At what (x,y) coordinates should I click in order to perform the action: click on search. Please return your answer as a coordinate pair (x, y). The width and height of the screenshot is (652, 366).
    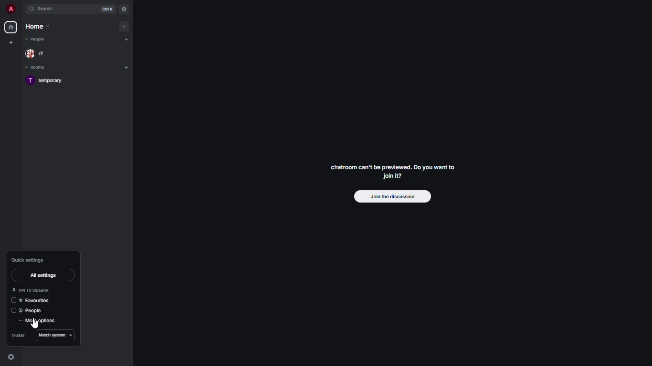
    Looking at the image, I should click on (47, 9).